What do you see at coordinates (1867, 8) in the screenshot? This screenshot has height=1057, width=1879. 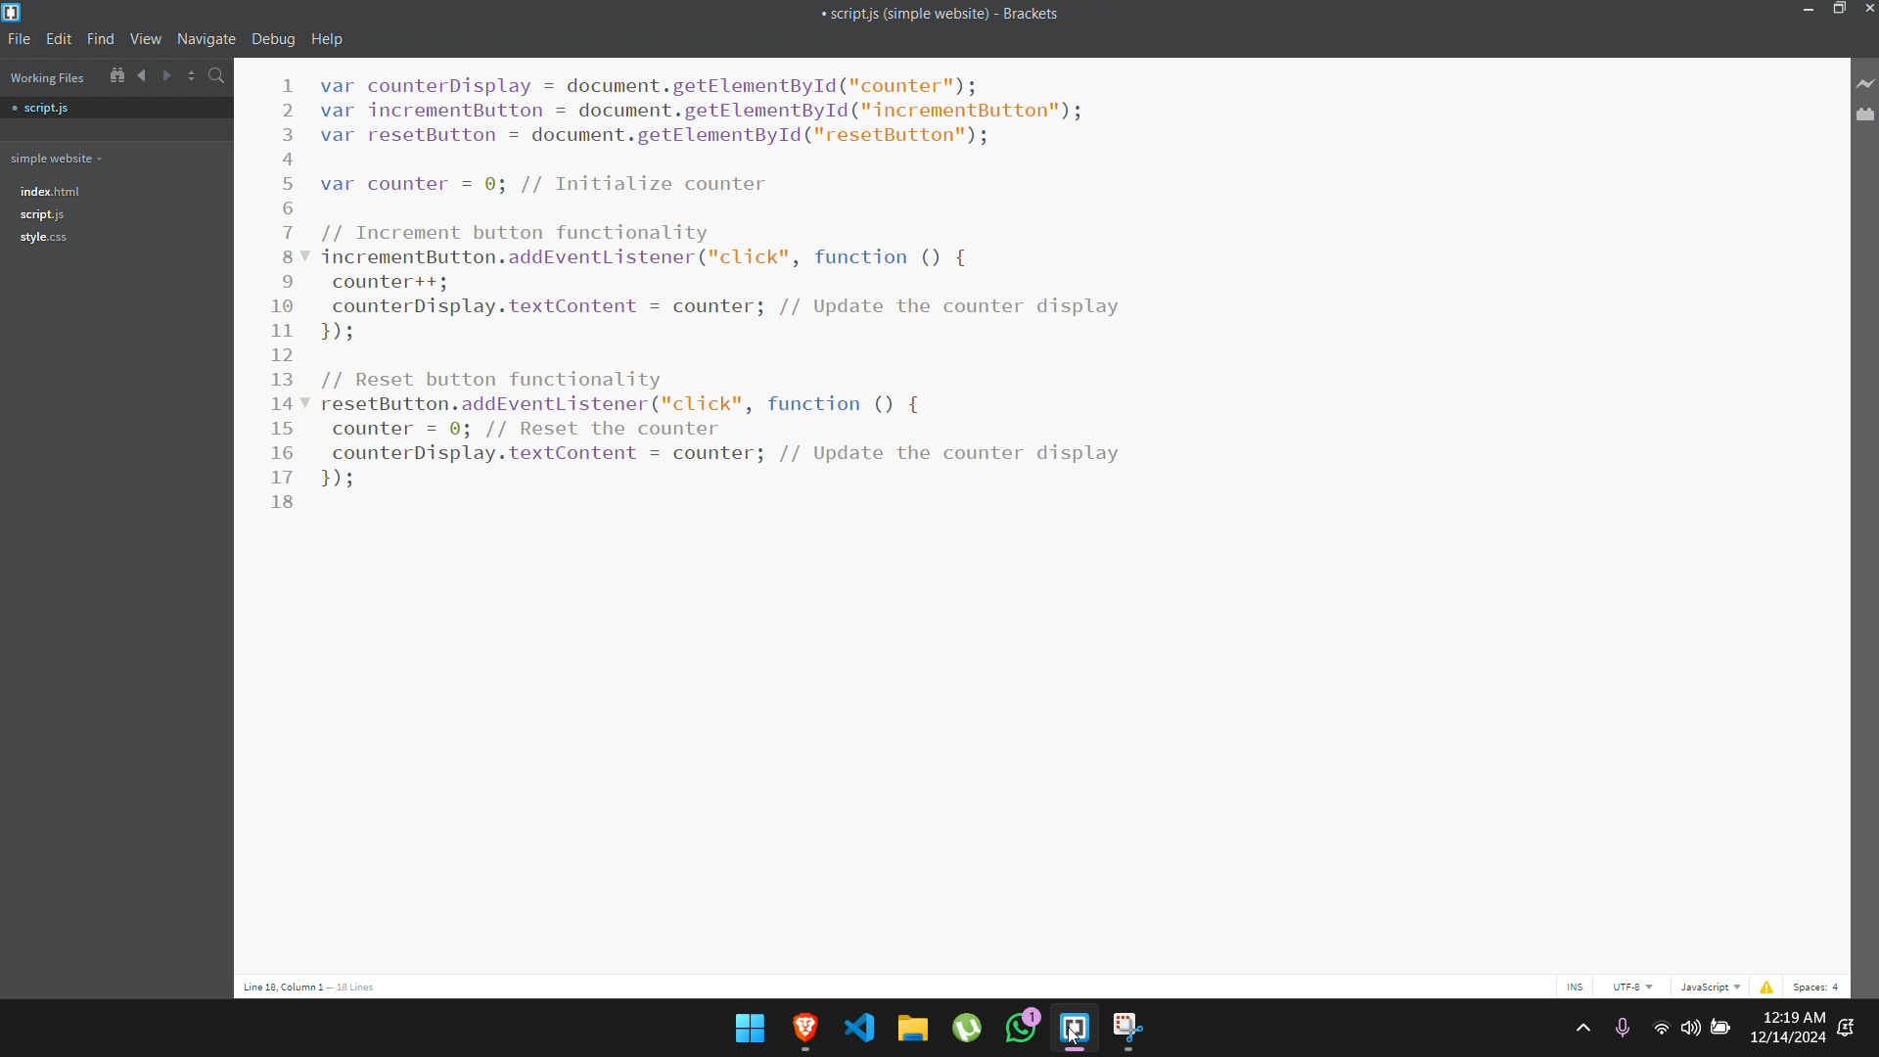 I see `close` at bounding box center [1867, 8].